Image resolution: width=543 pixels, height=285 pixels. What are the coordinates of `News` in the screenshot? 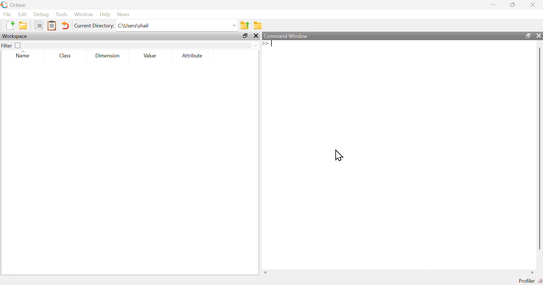 It's located at (123, 14).